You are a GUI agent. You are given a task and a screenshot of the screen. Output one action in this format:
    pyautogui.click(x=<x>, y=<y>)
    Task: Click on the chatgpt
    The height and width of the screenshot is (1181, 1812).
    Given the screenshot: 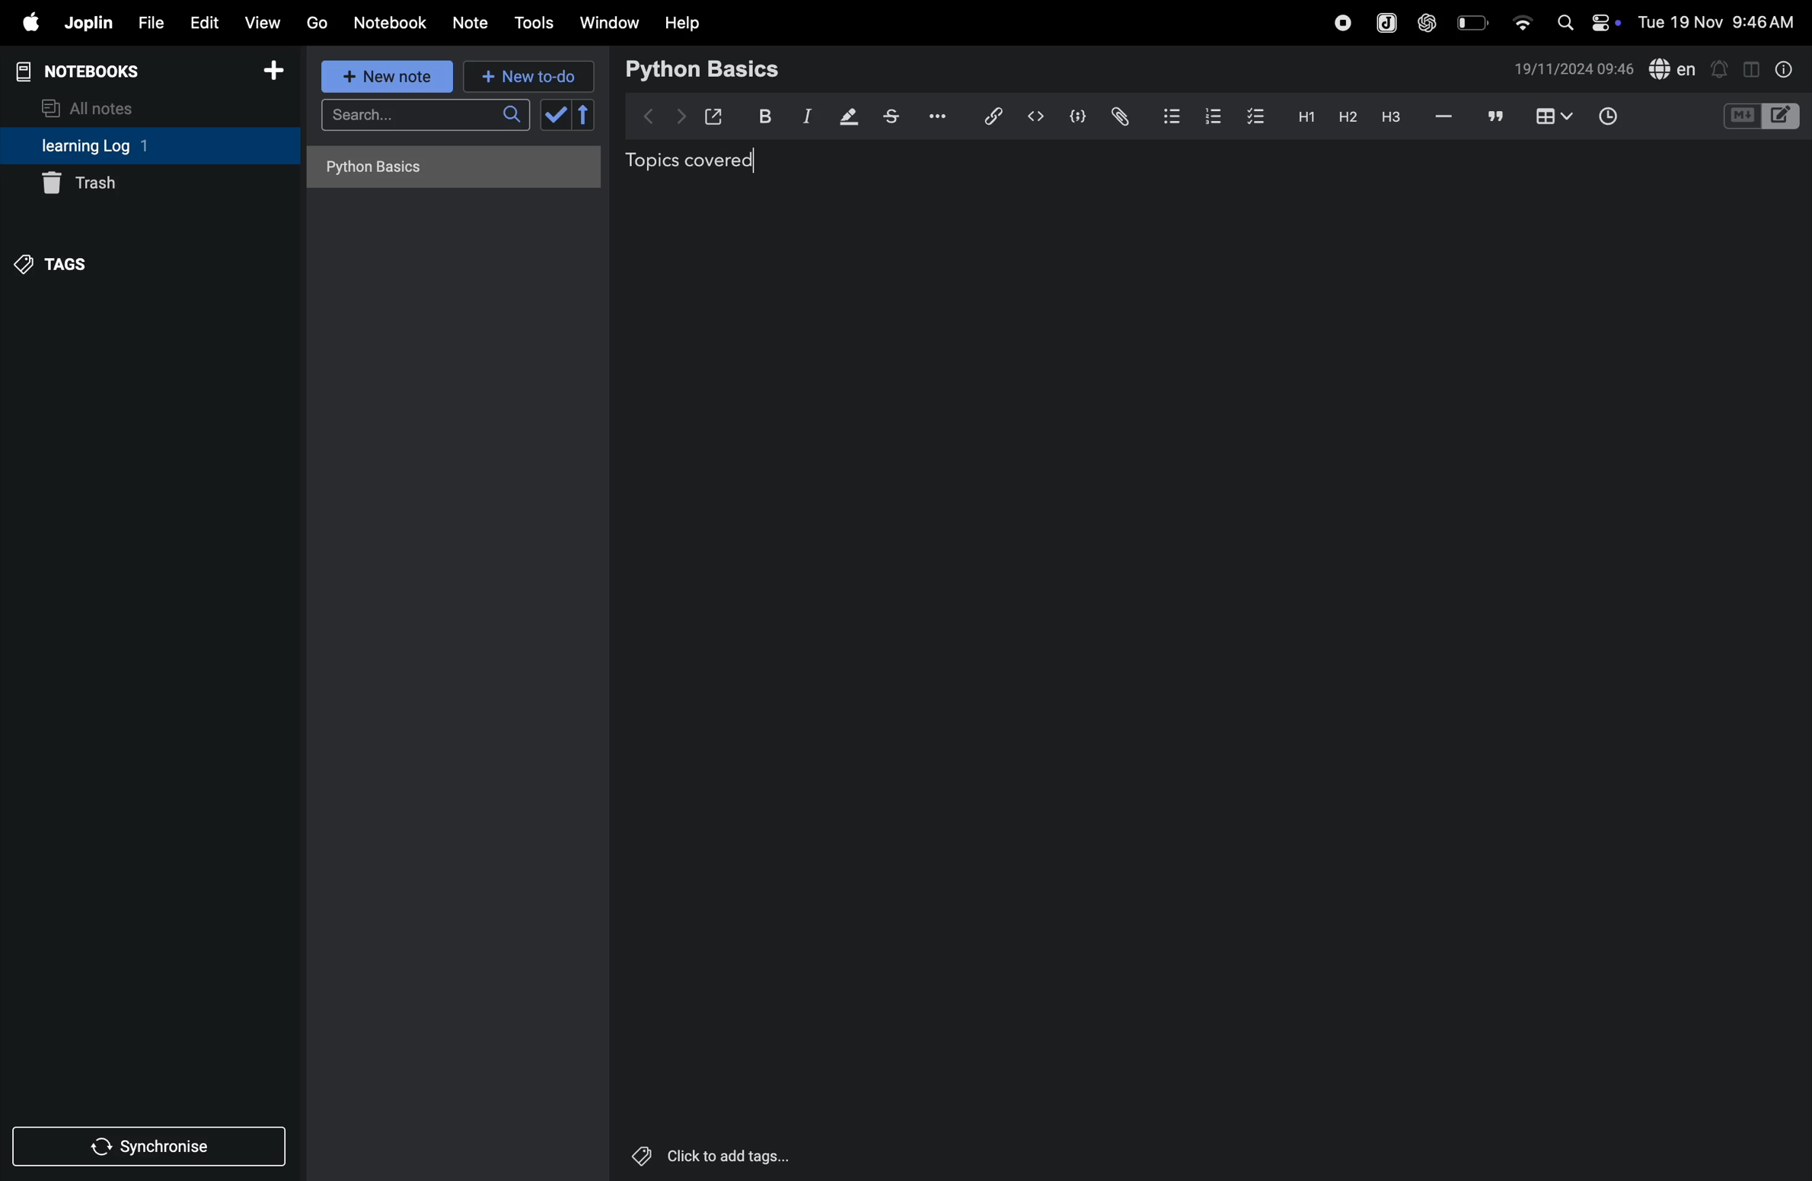 What is the action you would take?
    pyautogui.click(x=1428, y=21)
    